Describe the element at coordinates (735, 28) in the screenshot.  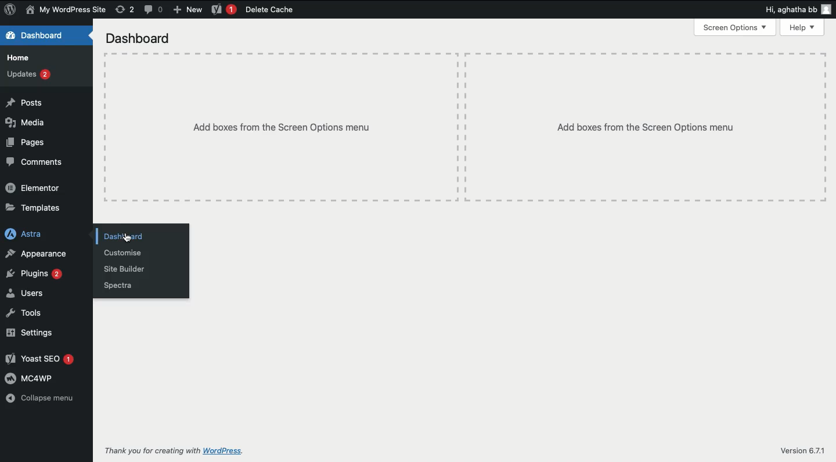
I see `screen options` at that location.